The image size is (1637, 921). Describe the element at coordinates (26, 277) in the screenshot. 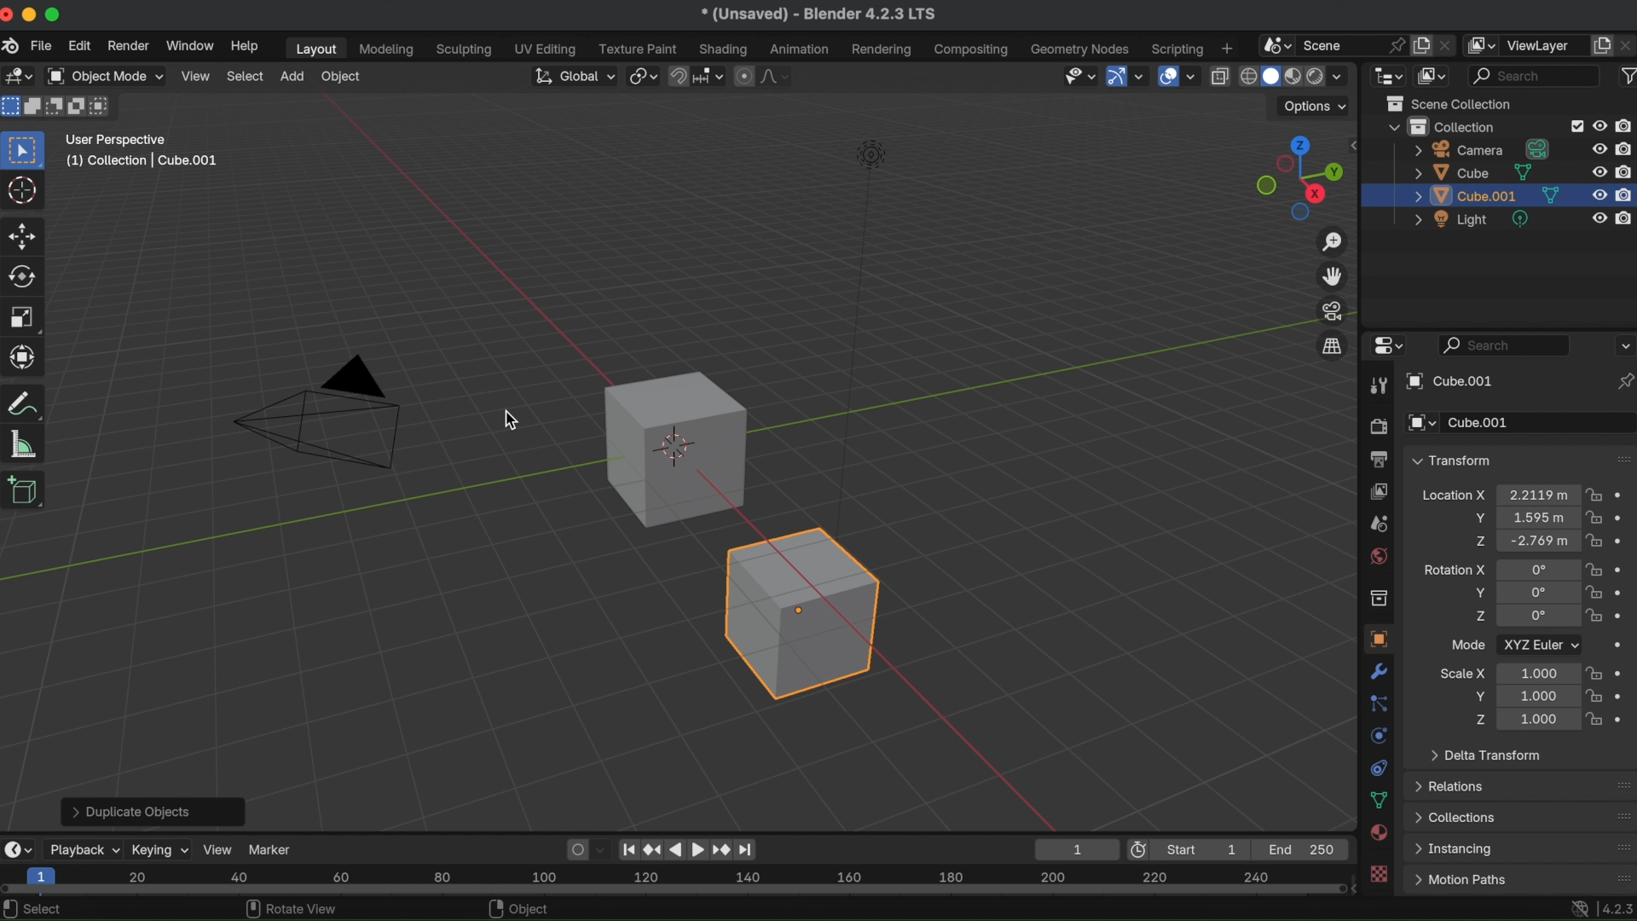

I see `rotate` at that location.